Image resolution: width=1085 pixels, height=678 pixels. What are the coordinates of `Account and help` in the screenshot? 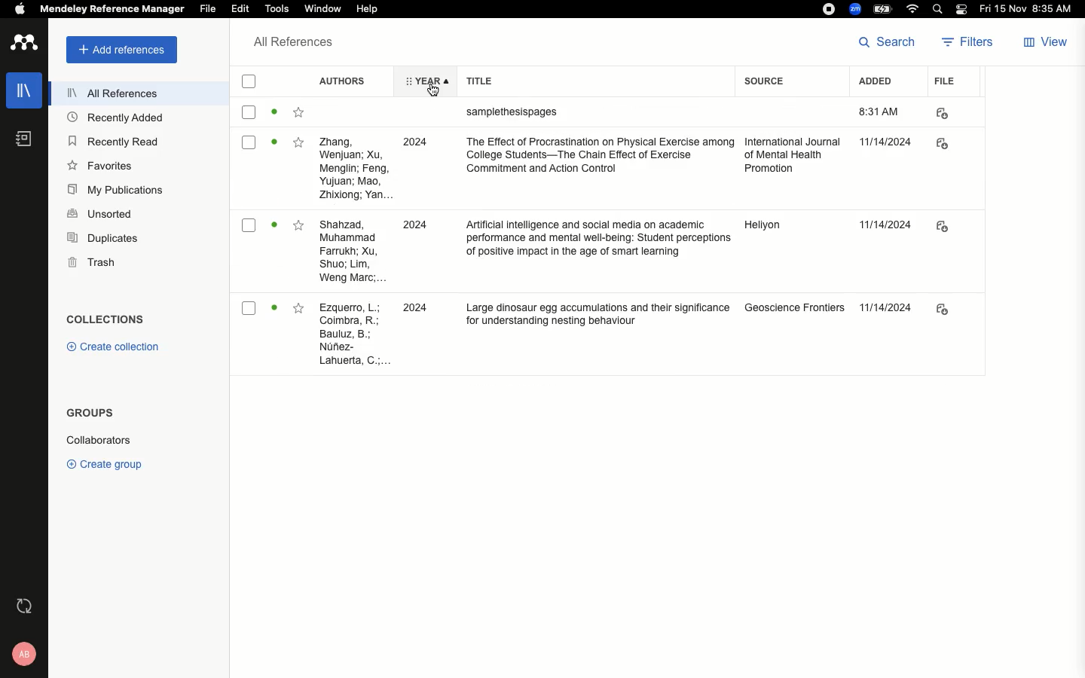 It's located at (23, 652).